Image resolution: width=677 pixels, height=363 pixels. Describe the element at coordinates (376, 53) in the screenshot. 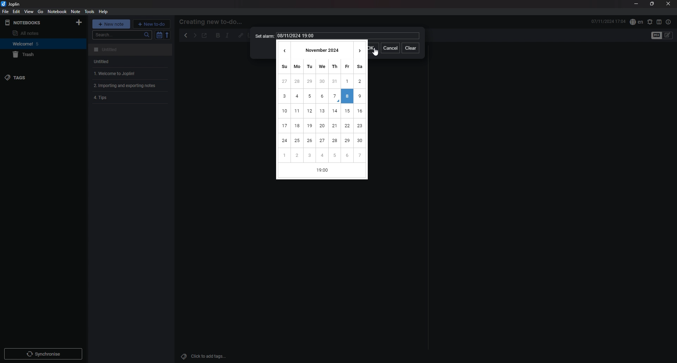

I see `cursor` at that location.